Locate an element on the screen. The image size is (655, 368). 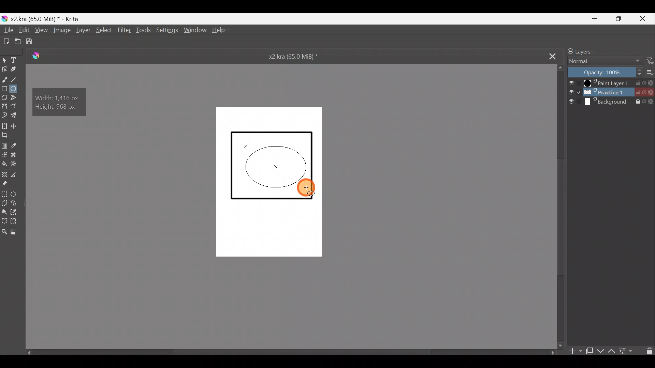
Rectangular selection tool is located at coordinates (4, 194).